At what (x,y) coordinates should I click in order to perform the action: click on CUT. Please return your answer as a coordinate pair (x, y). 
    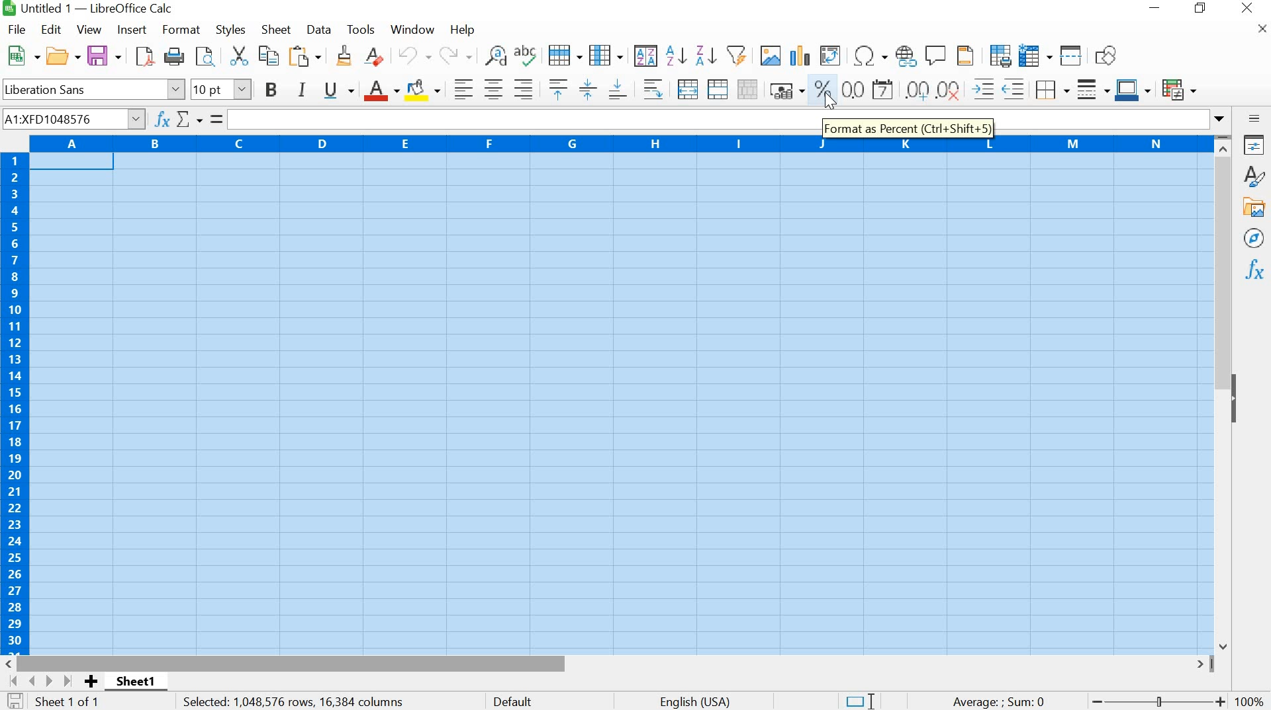
    Looking at the image, I should click on (241, 56).